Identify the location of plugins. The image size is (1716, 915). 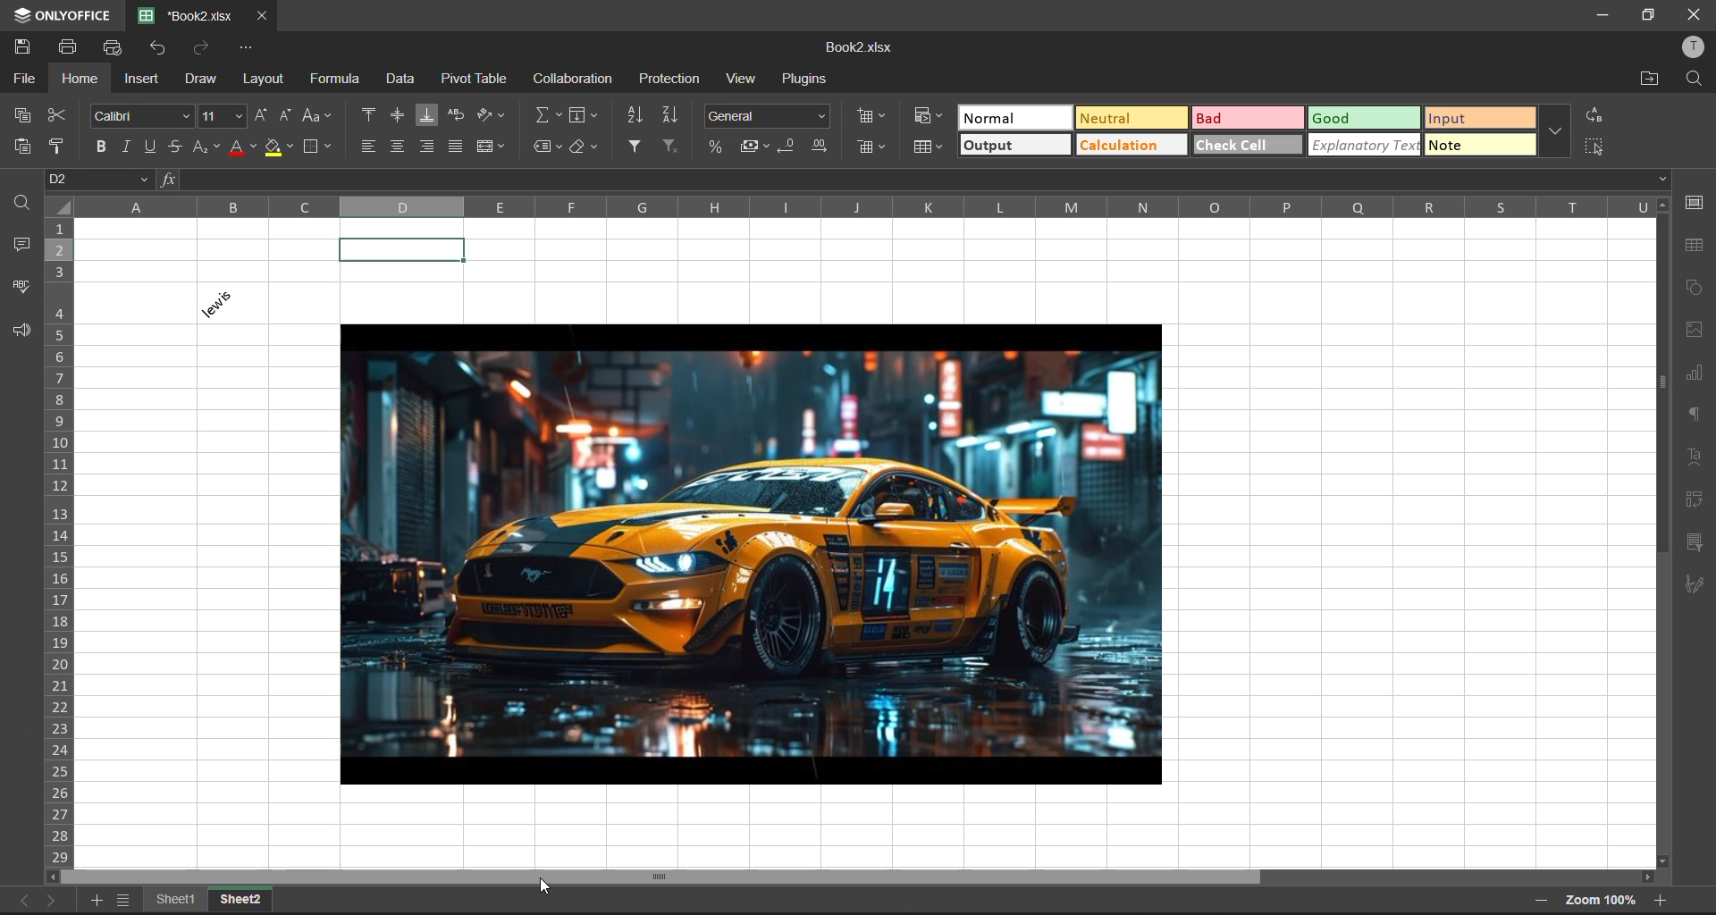
(807, 80).